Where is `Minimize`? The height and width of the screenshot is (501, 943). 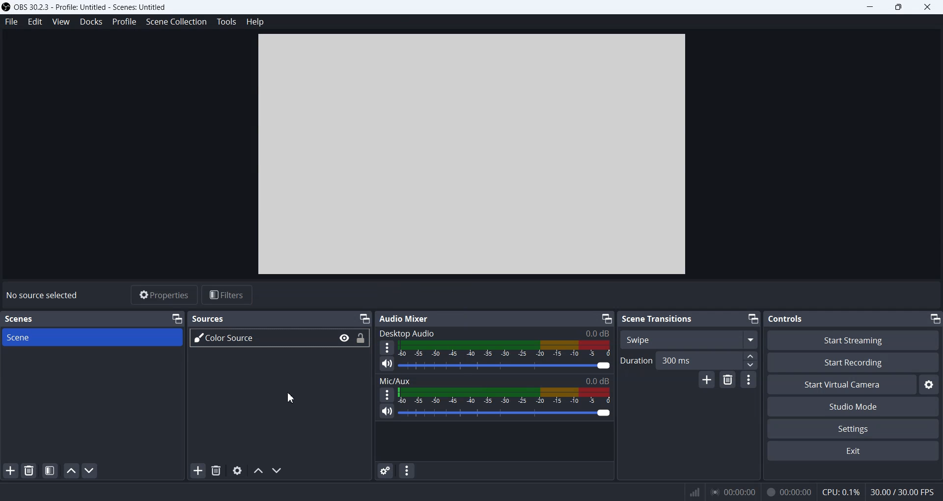
Minimize is located at coordinates (364, 317).